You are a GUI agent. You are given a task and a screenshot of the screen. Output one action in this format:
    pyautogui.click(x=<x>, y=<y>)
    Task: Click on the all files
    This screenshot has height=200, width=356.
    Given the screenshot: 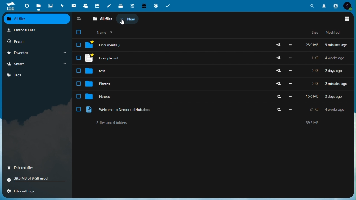 What is the action you would take?
    pyautogui.click(x=36, y=19)
    